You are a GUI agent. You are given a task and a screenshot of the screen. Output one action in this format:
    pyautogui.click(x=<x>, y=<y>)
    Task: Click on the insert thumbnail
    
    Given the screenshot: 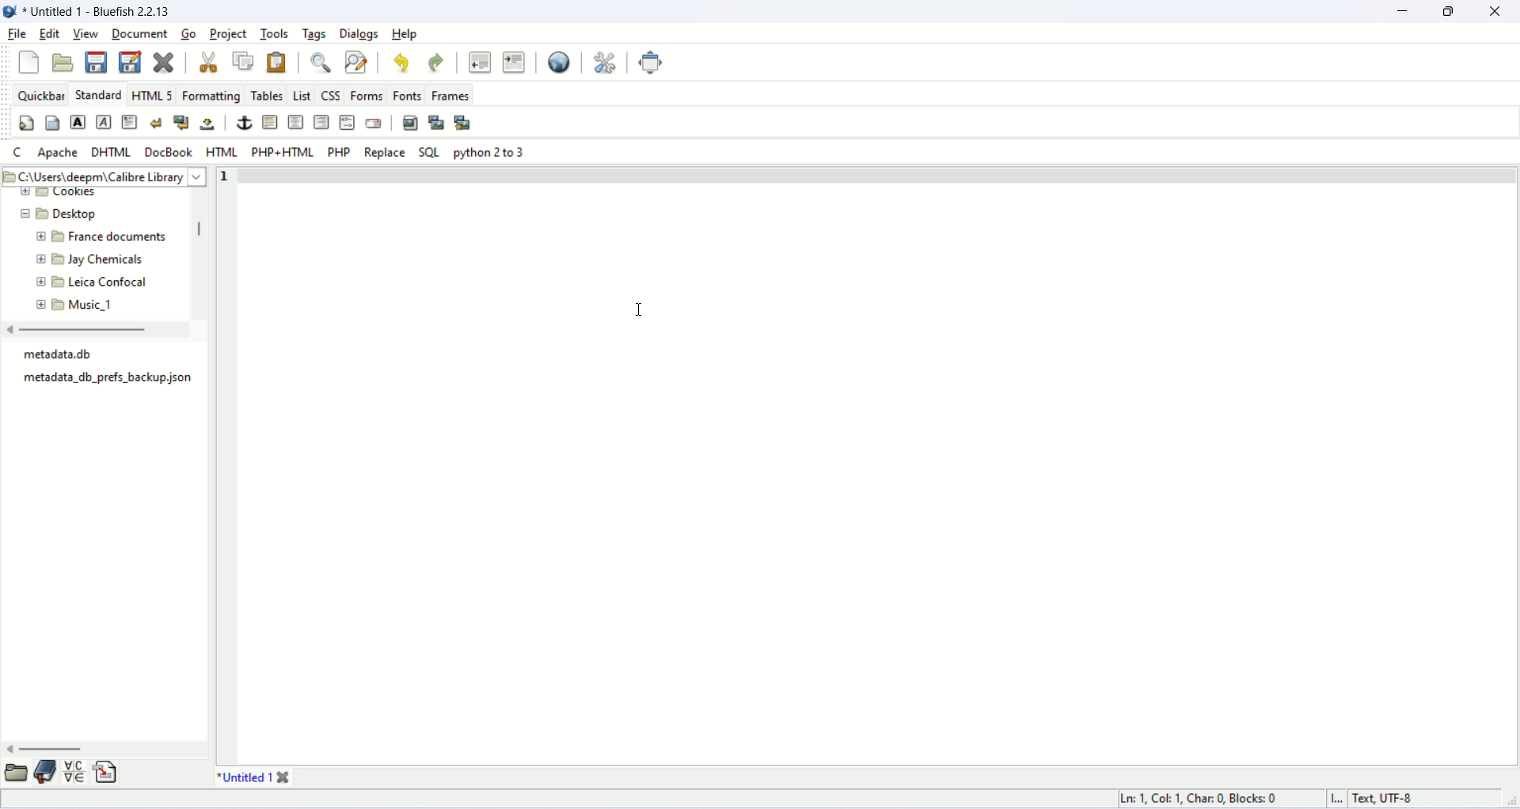 What is the action you would take?
    pyautogui.click(x=436, y=123)
    